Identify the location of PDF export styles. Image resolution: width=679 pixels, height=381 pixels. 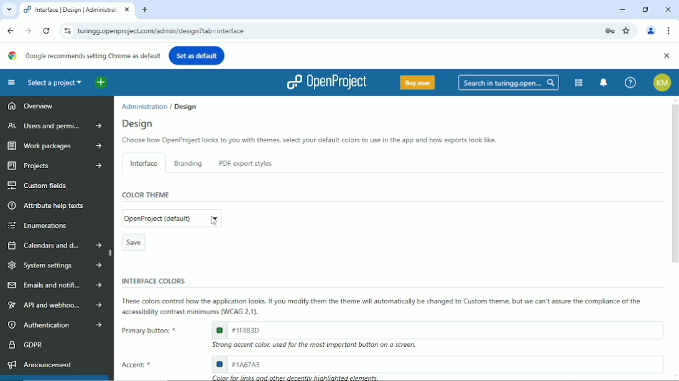
(244, 164).